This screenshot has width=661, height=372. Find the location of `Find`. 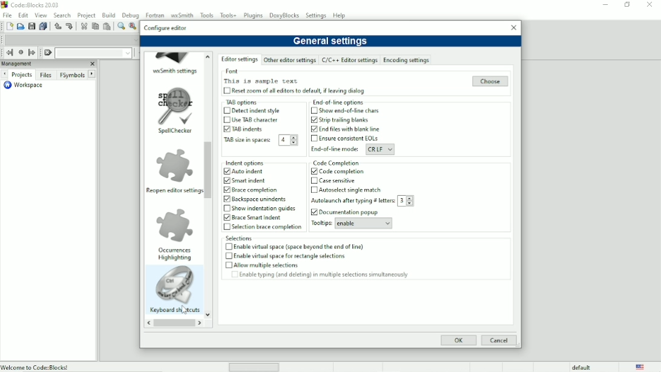

Find is located at coordinates (120, 26).